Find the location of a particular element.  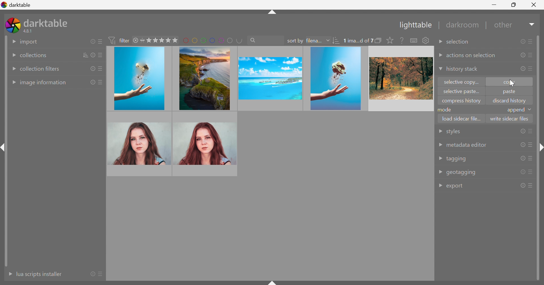

filter by images color label is located at coordinates (213, 40).